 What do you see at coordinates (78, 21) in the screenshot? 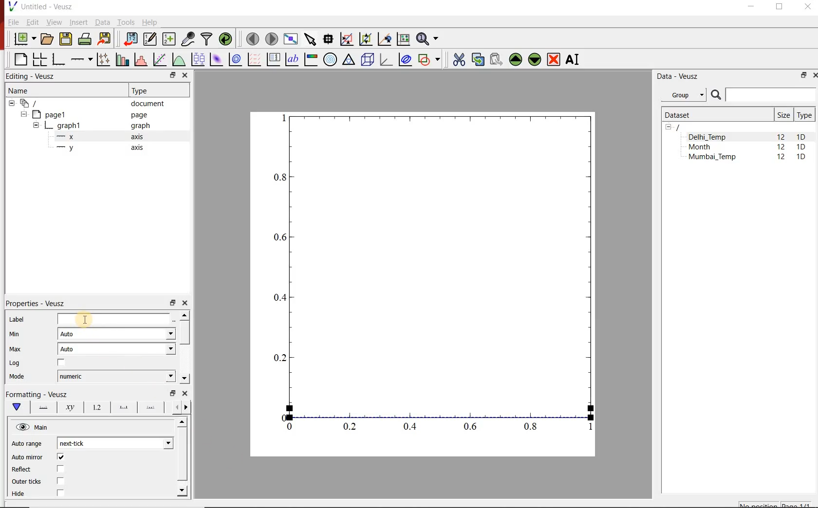
I see `Insert` at bounding box center [78, 21].